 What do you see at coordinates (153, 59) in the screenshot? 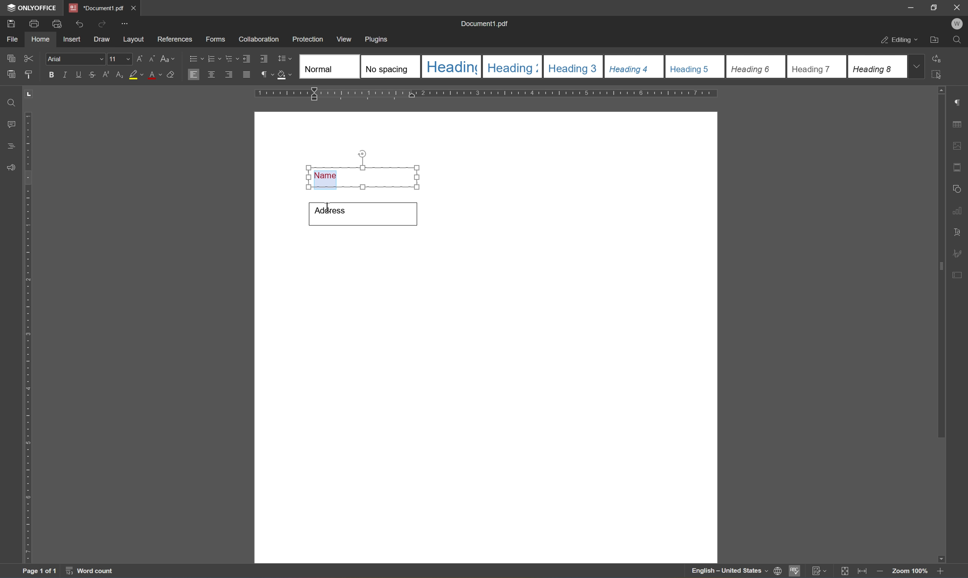
I see `decrement font size` at bounding box center [153, 59].